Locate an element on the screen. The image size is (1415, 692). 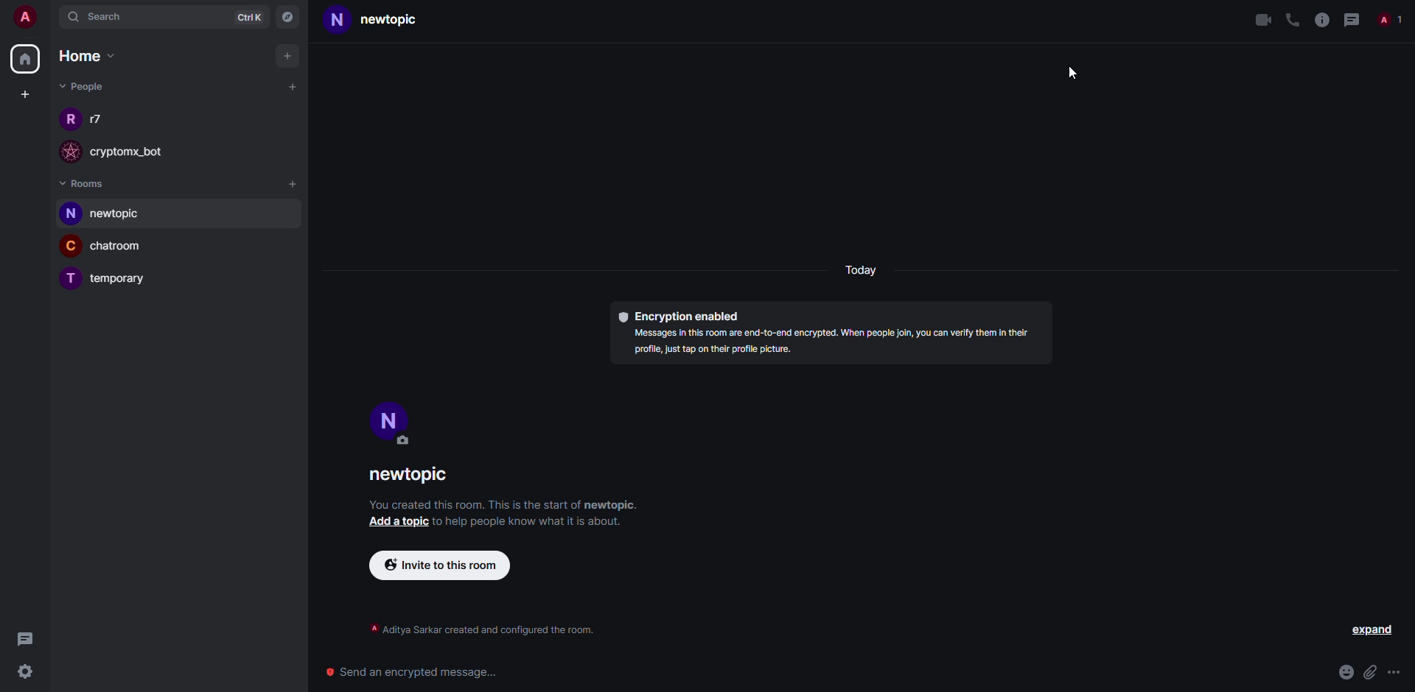
create space is located at coordinates (25, 94).